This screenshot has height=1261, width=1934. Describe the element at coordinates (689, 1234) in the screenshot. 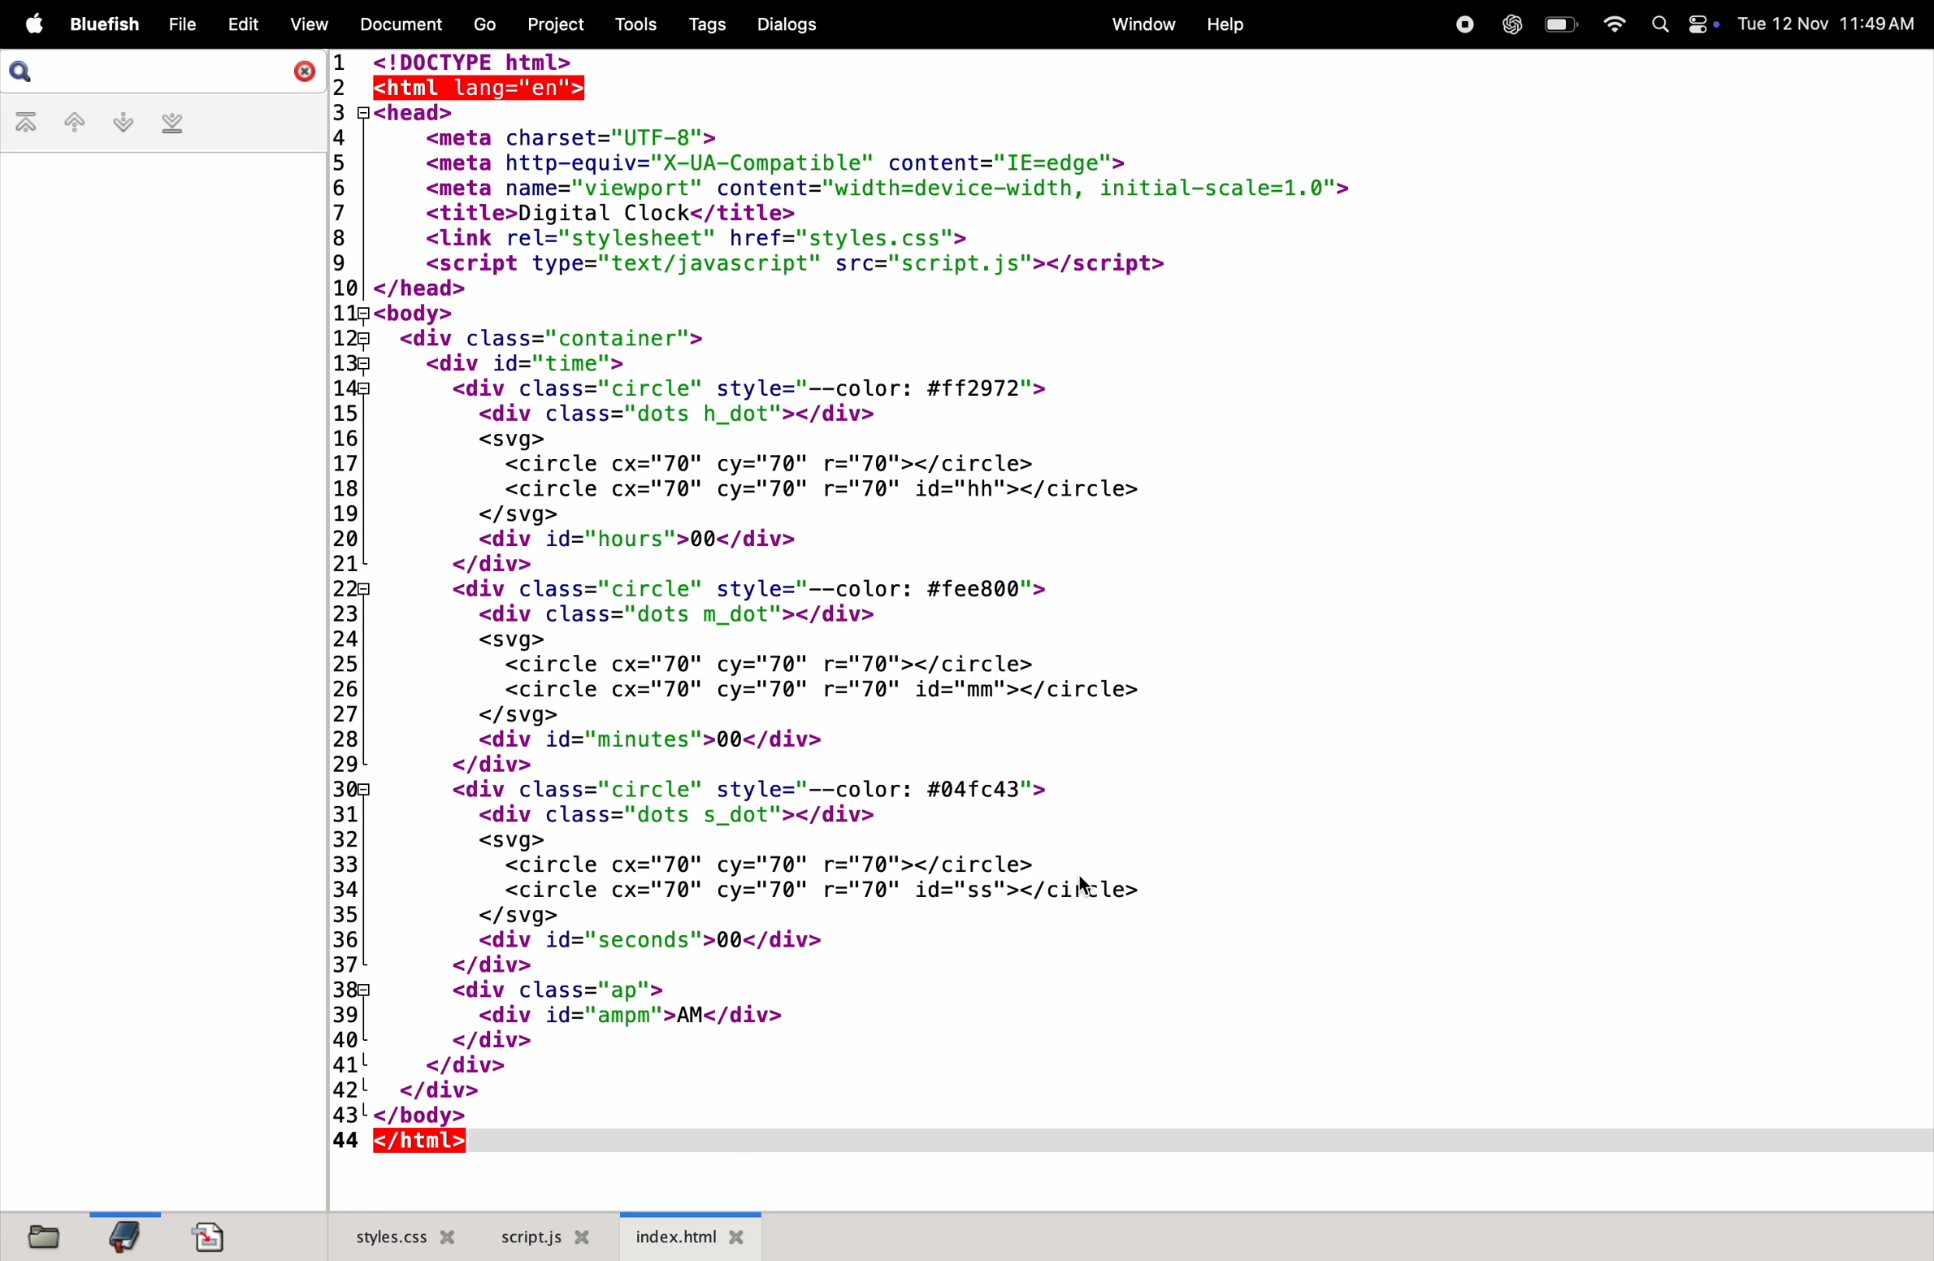

I see `index.html` at that location.